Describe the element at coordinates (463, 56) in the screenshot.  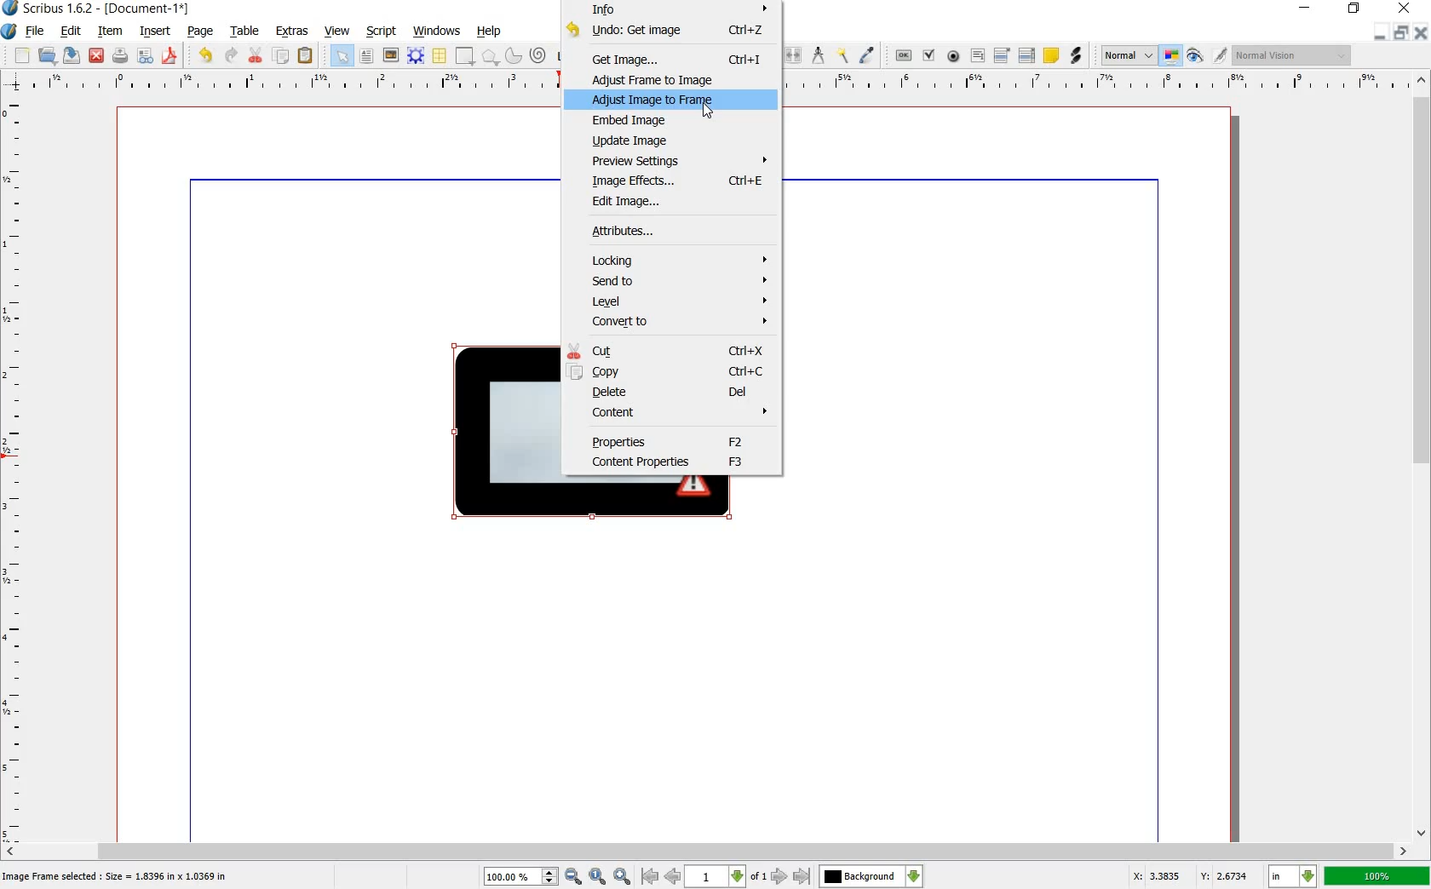
I see `shape` at that location.